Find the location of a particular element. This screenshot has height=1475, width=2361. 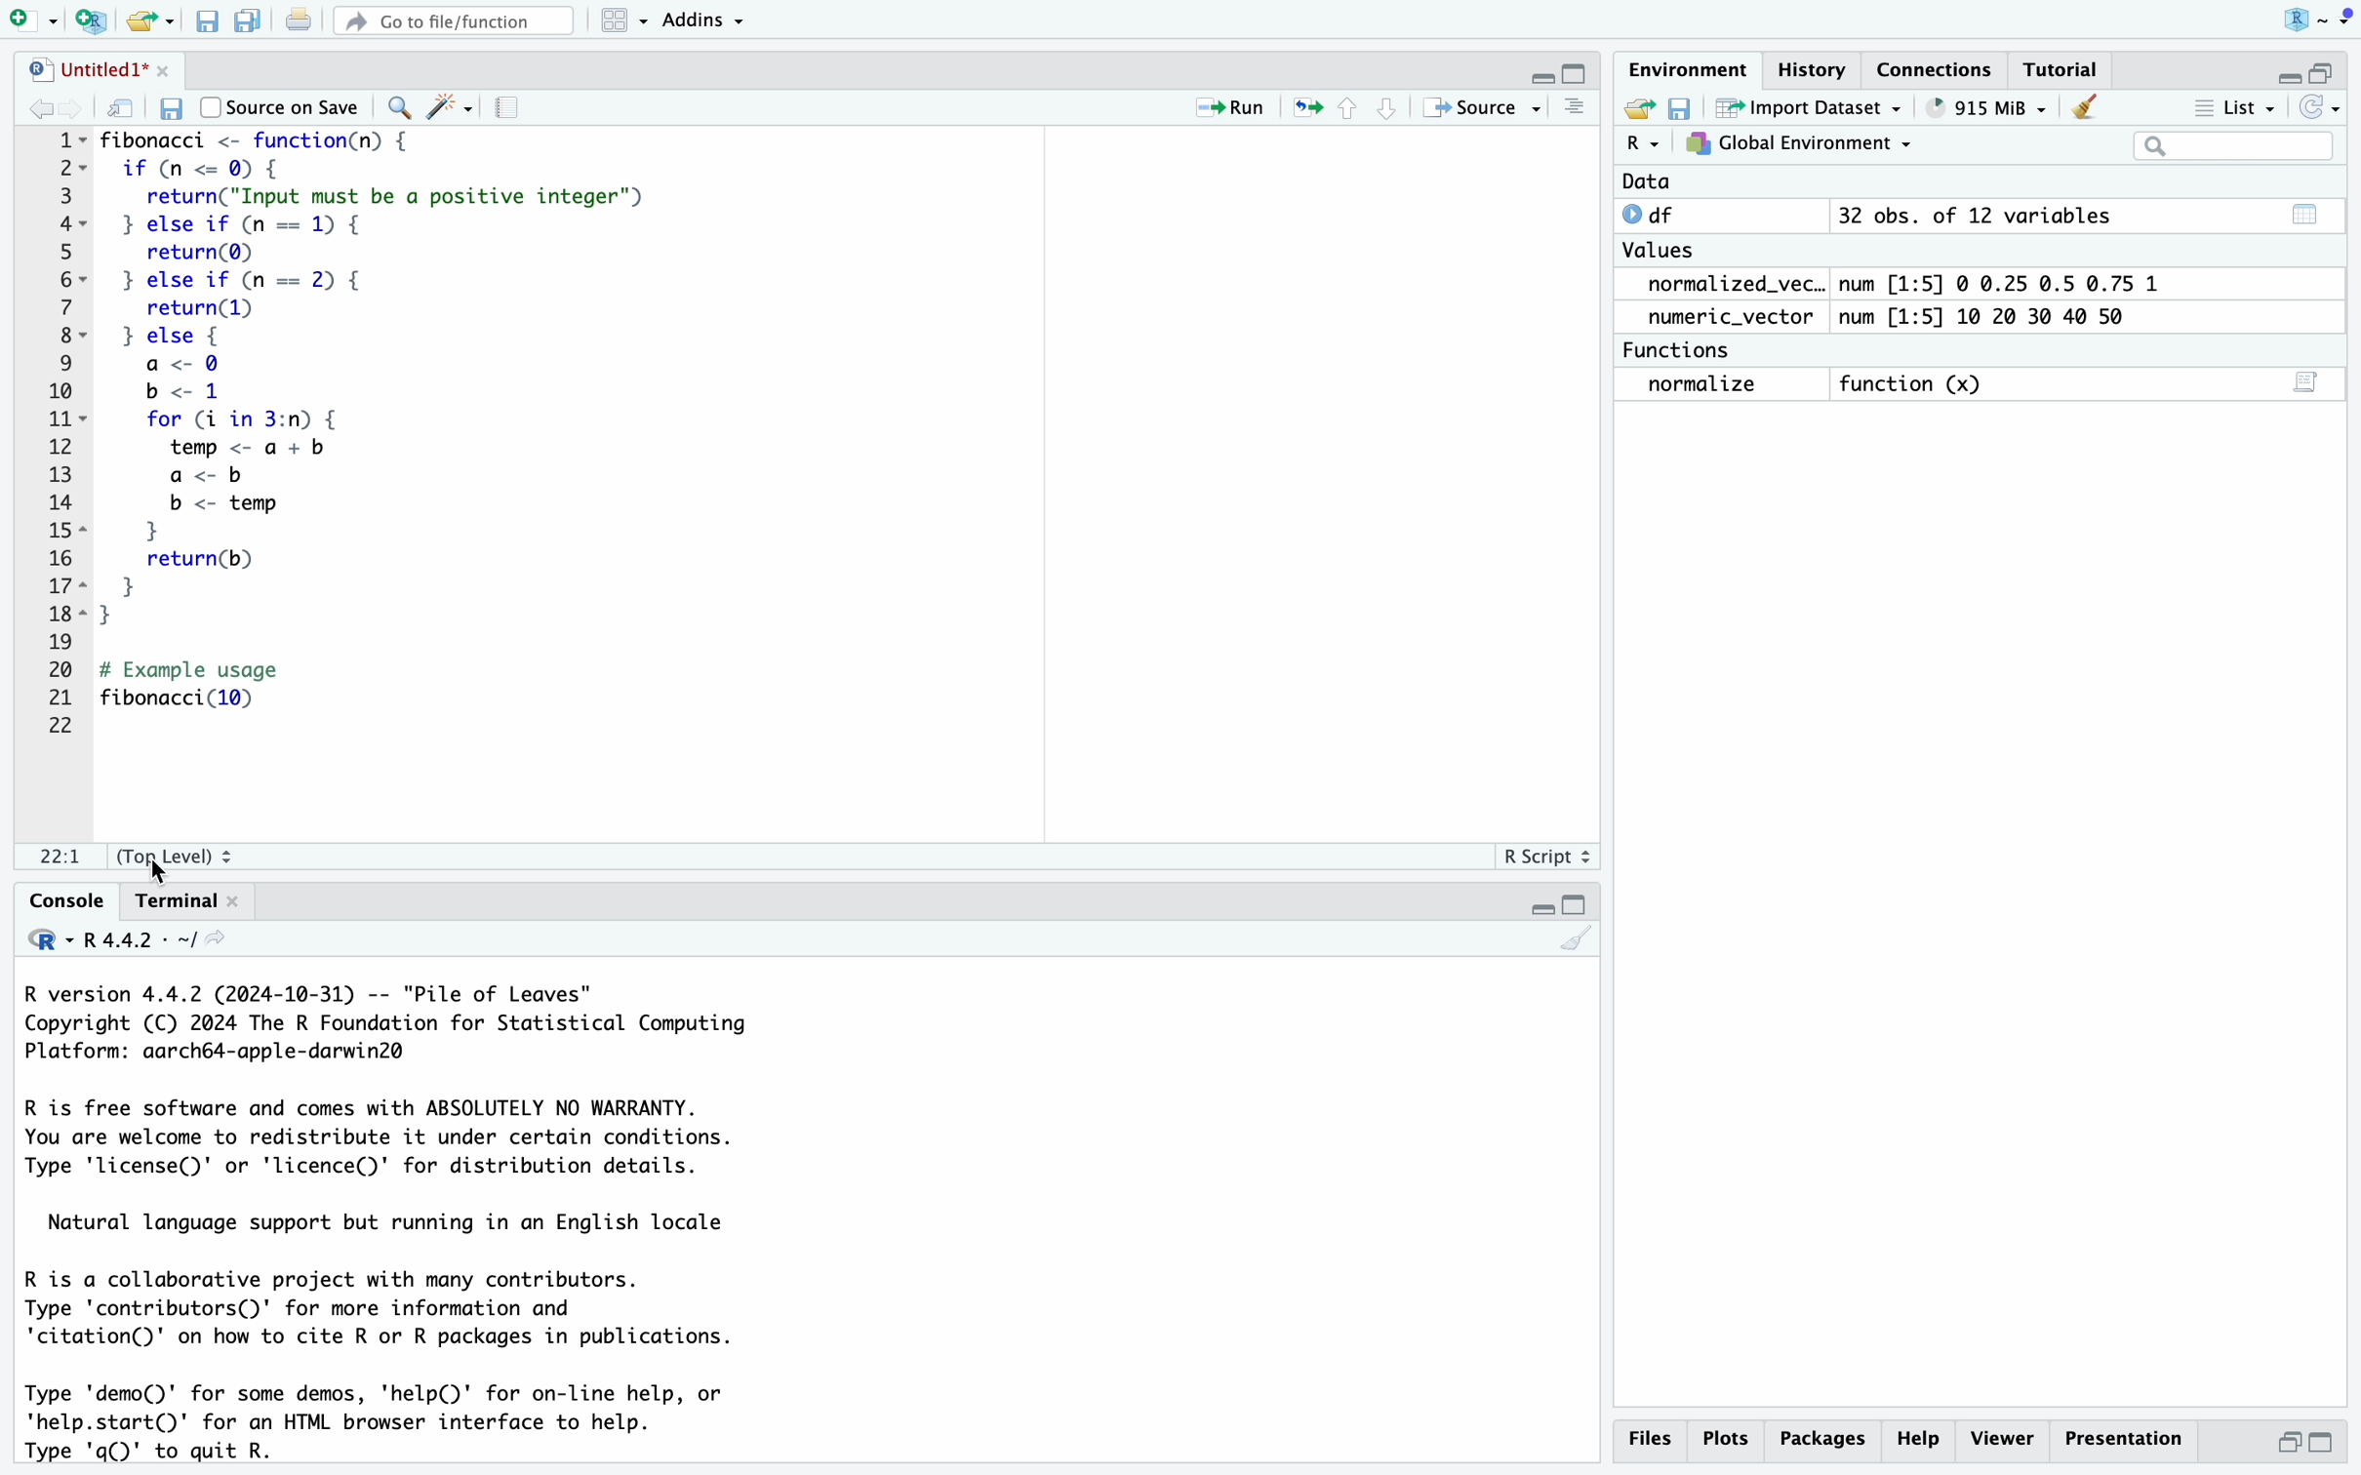

functions is located at coordinates (1684, 351).